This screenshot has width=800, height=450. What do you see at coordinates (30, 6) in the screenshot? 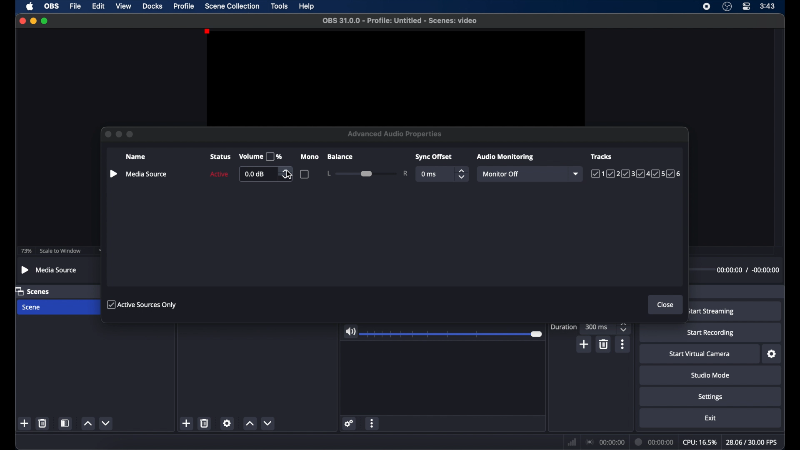
I see `apple icon` at bounding box center [30, 6].